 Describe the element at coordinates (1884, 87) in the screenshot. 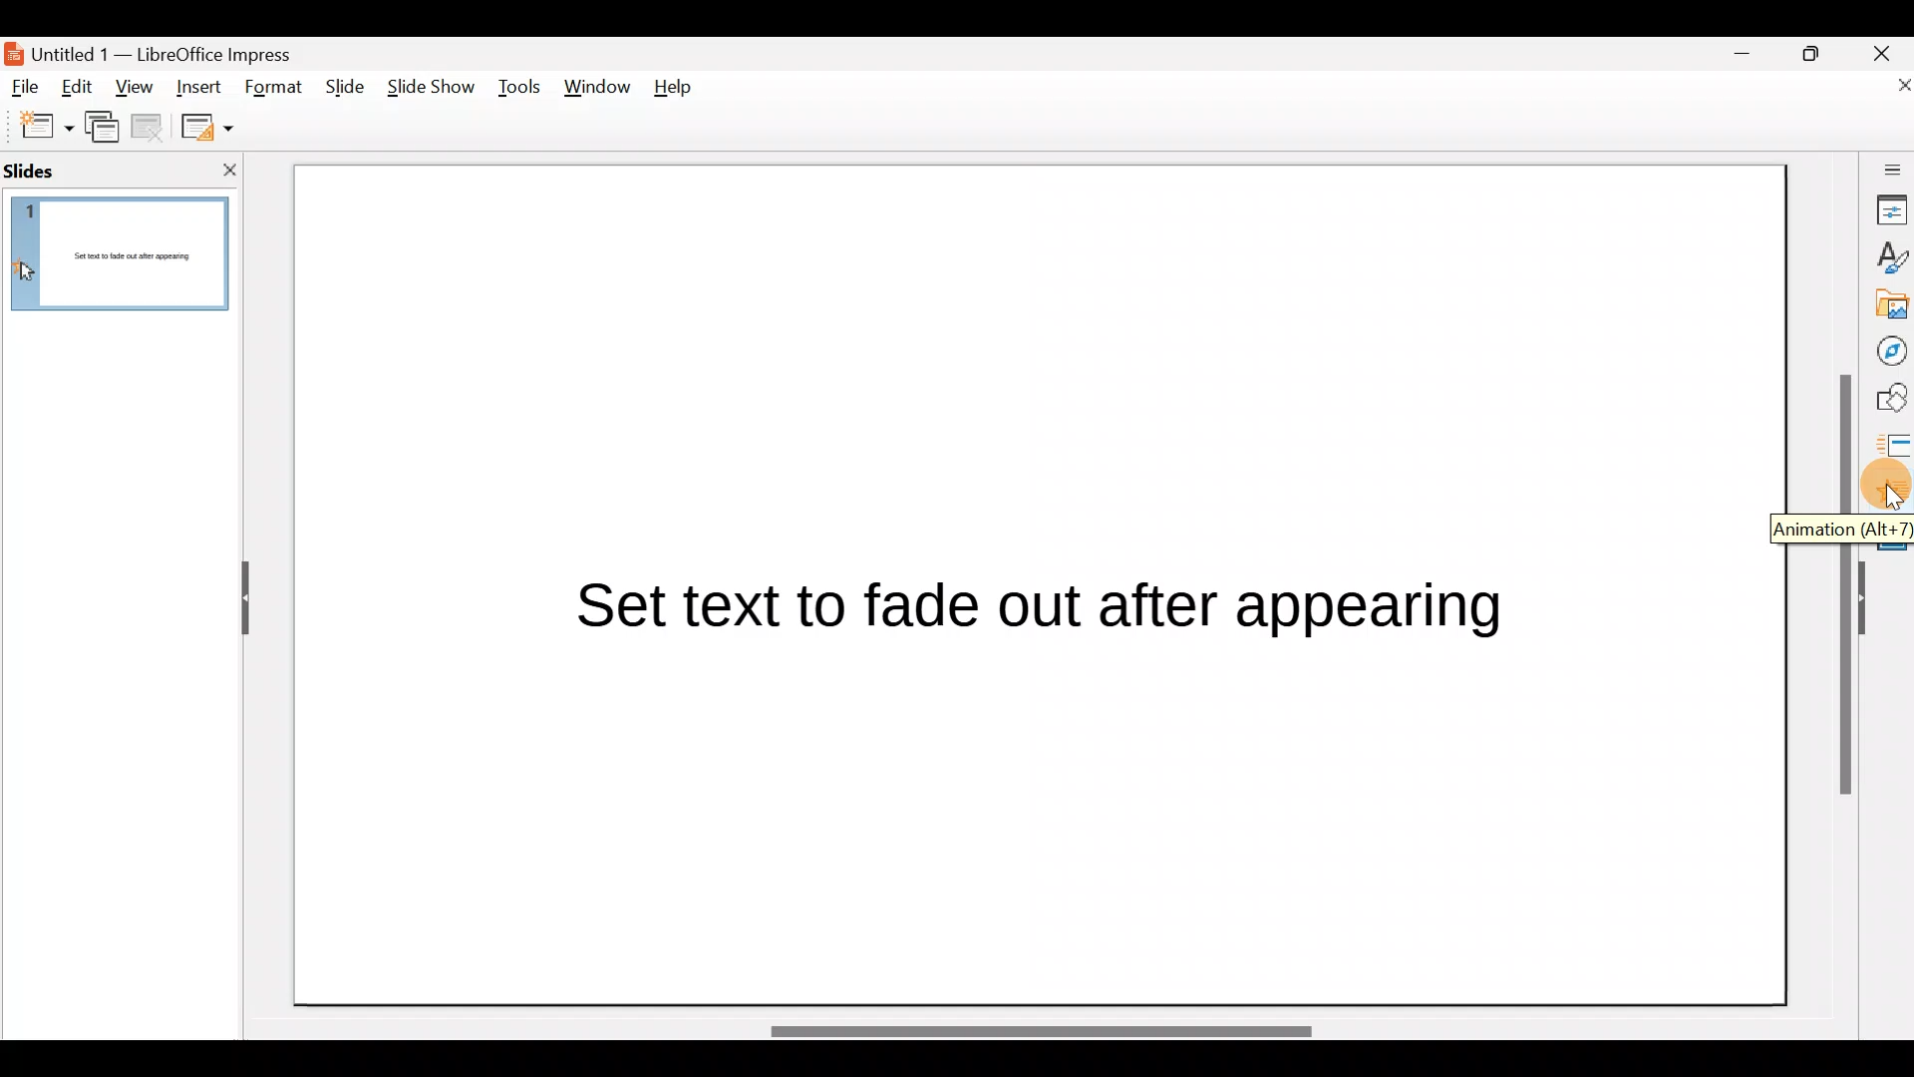

I see `Close document` at that location.